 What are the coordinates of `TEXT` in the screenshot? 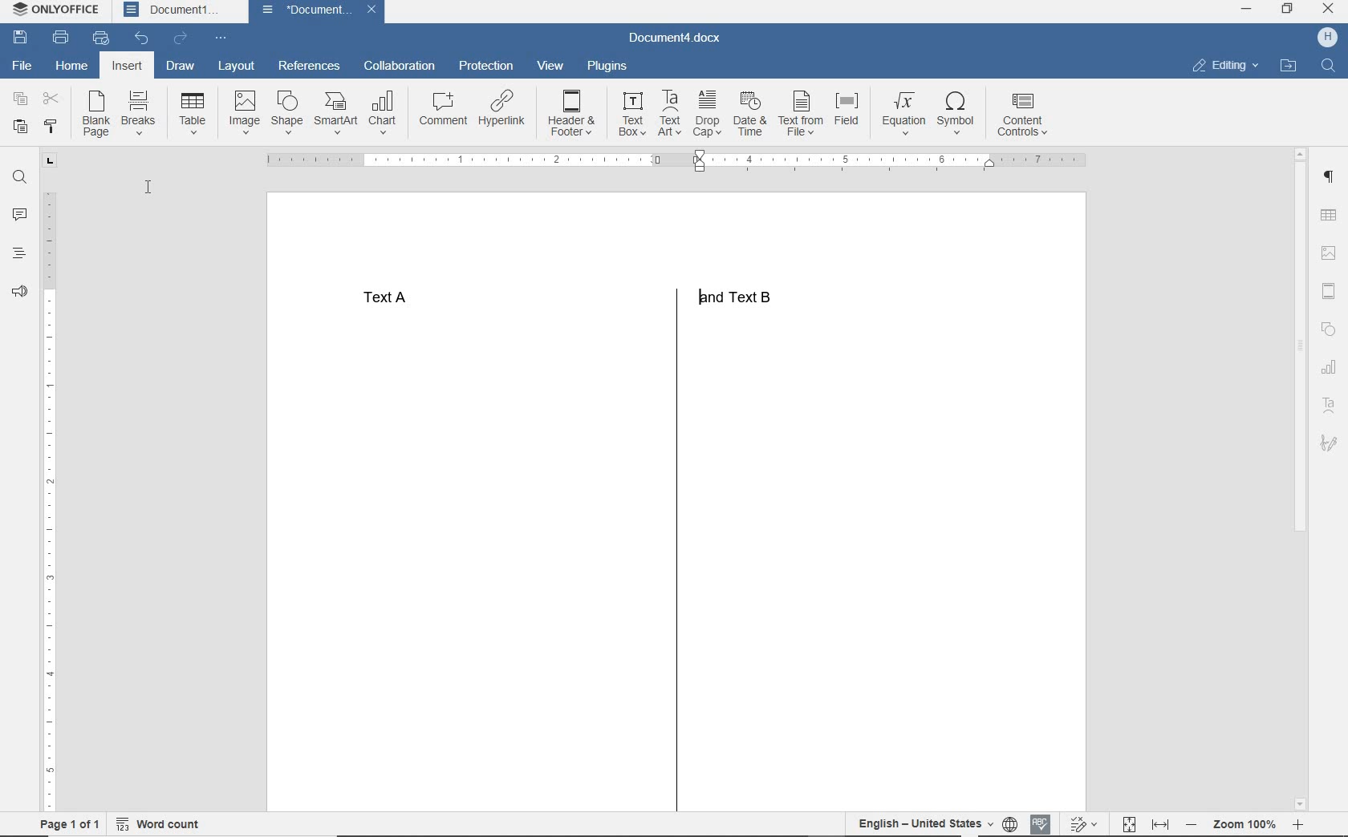 It's located at (570, 297).